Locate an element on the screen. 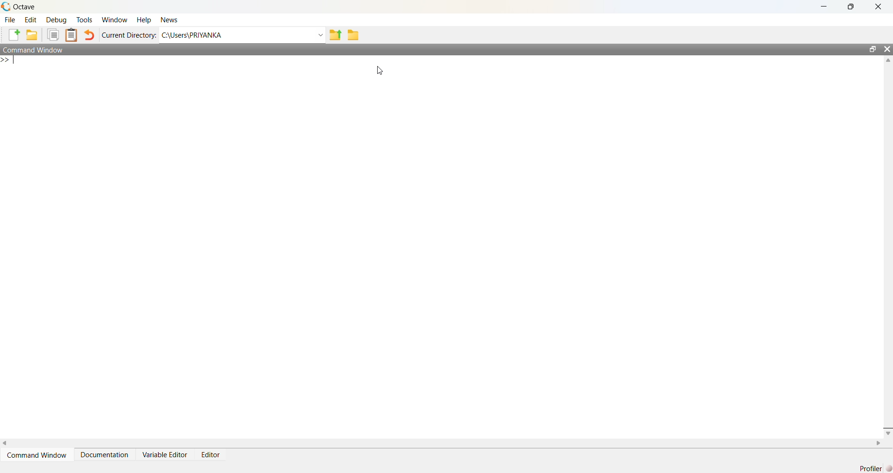 The height and width of the screenshot is (473, 893). C:\Users\PRIYANKA is located at coordinates (234, 35).